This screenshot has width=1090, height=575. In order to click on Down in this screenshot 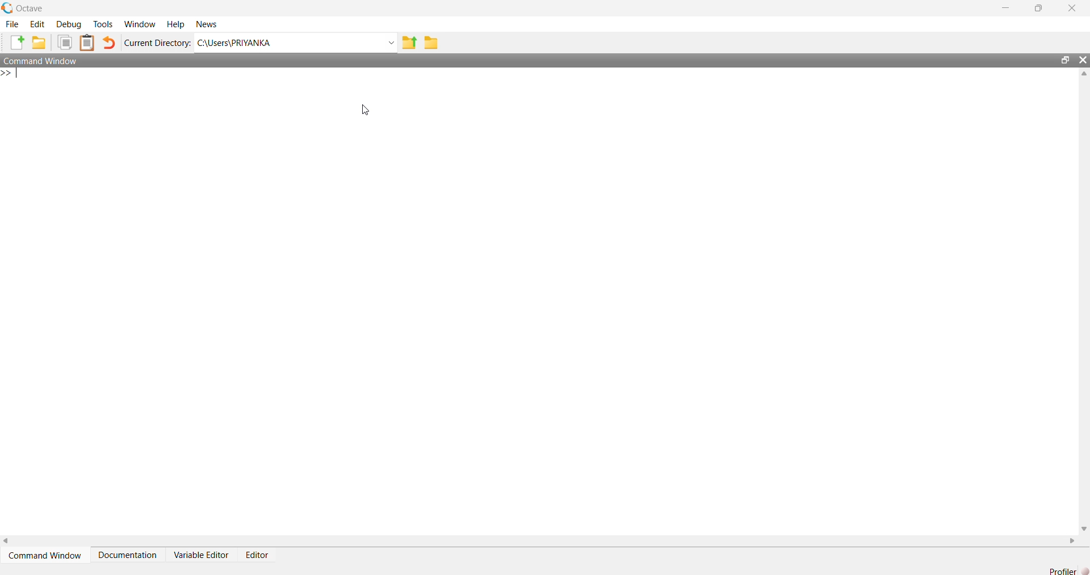, I will do `click(1083, 524)`.